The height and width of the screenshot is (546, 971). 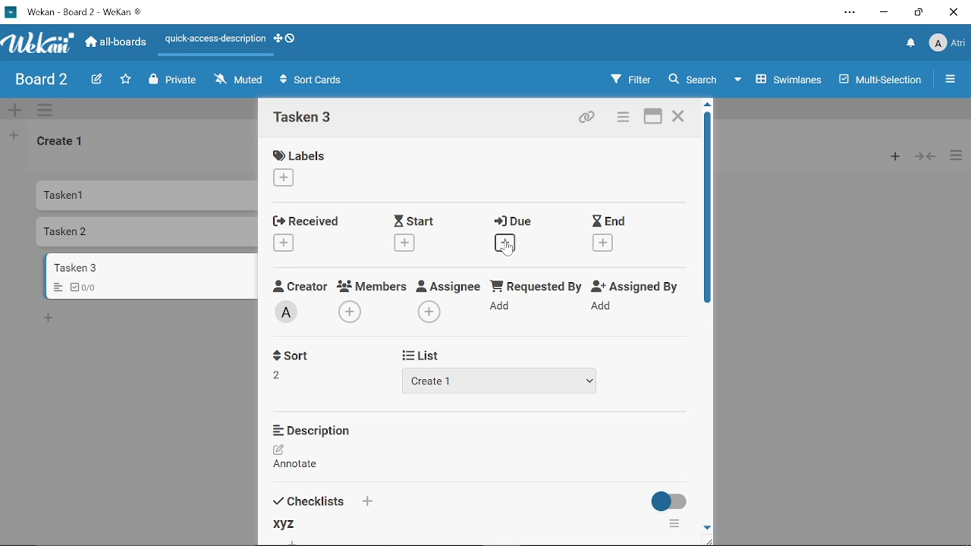 What do you see at coordinates (633, 285) in the screenshot?
I see `Assigned by` at bounding box center [633, 285].